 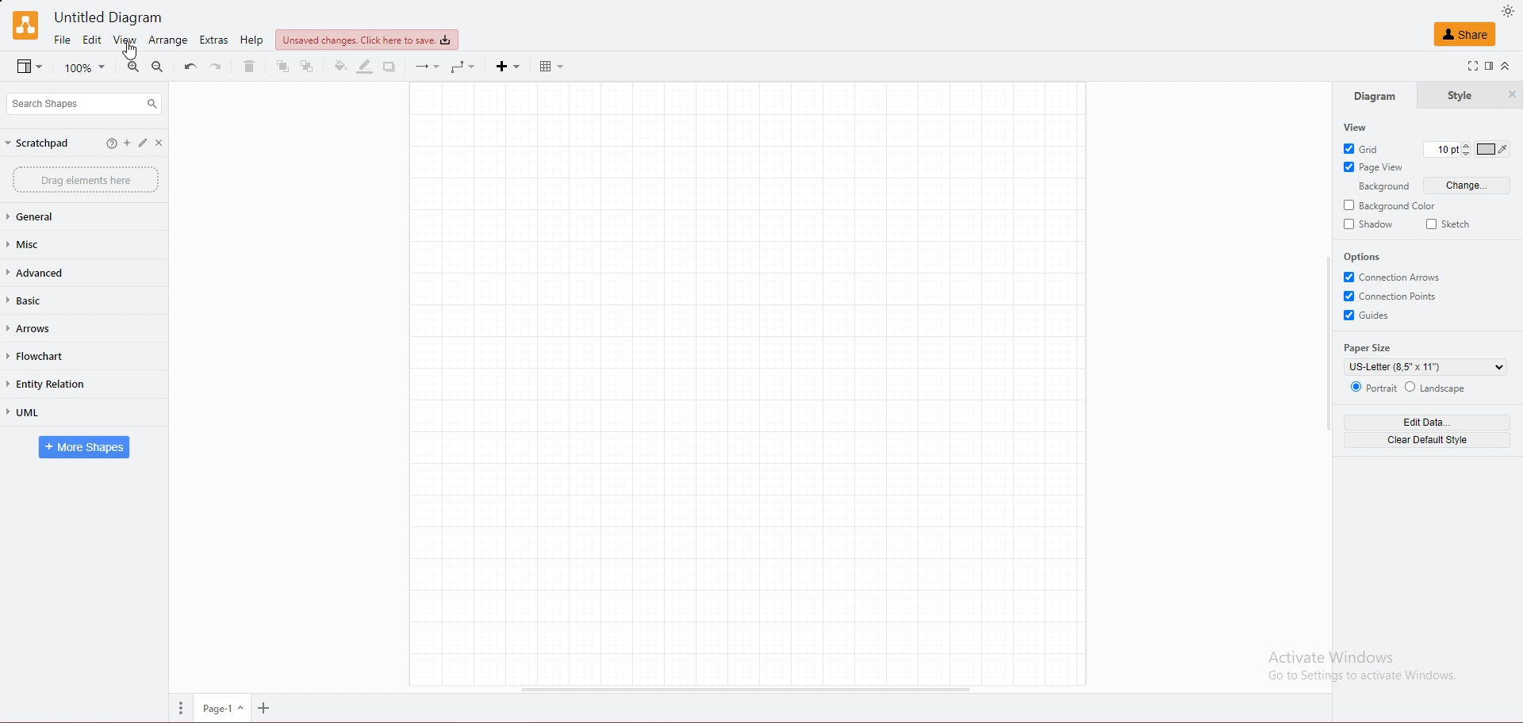 What do you see at coordinates (280, 67) in the screenshot?
I see `to front` at bounding box center [280, 67].